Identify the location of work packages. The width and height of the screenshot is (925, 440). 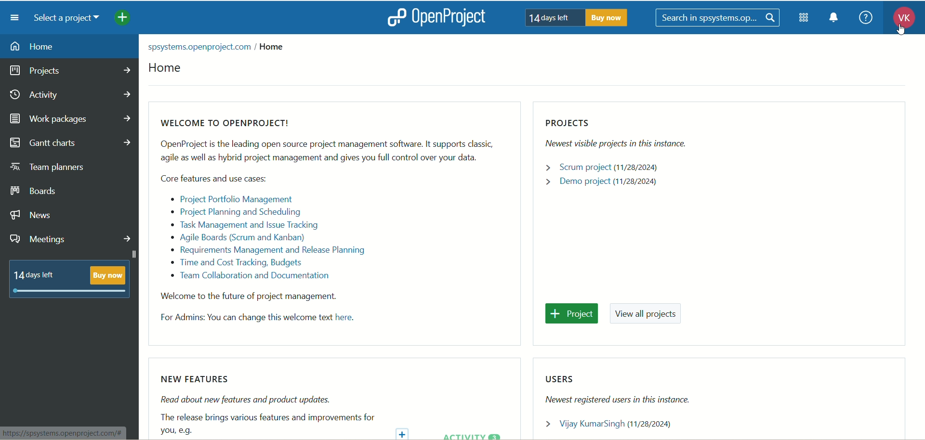
(70, 119).